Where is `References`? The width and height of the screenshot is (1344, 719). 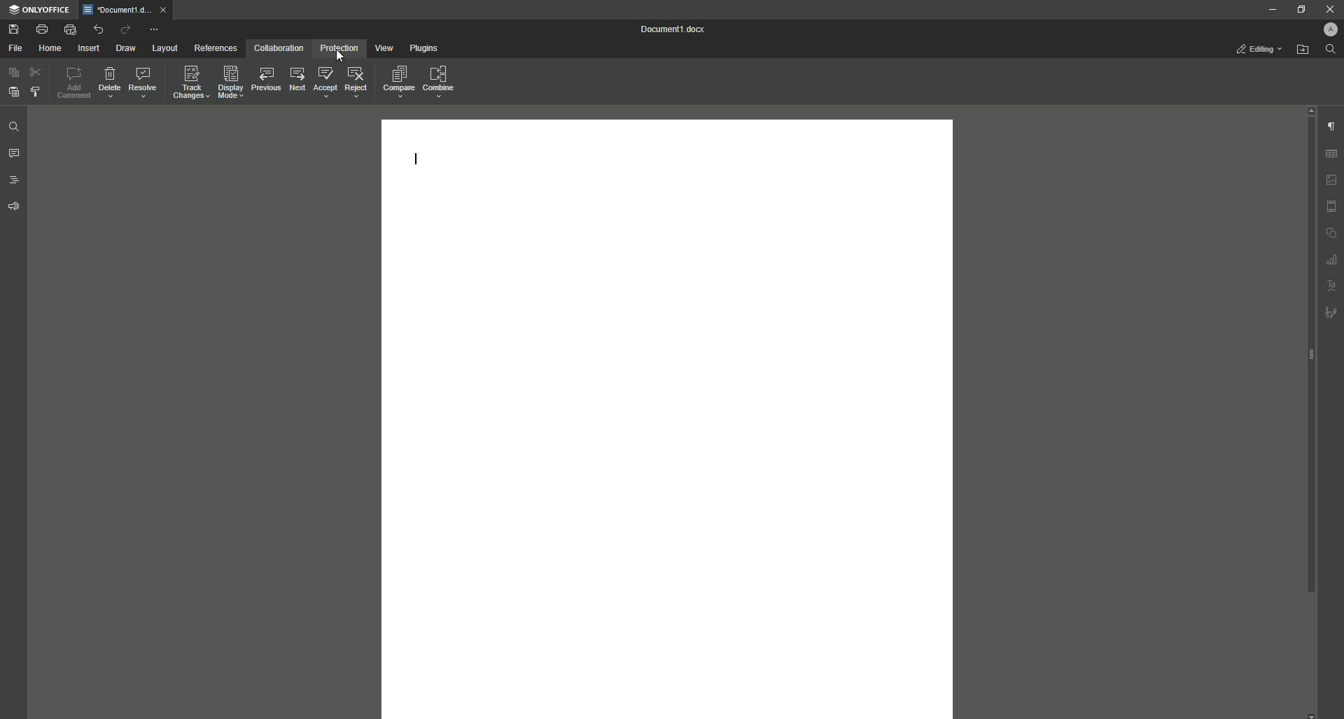 References is located at coordinates (215, 48).